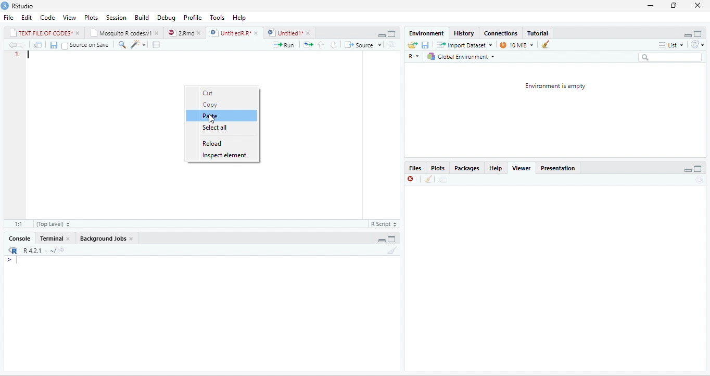 This screenshot has height=376, width=710. Describe the element at coordinates (537, 32) in the screenshot. I see `Tutorial` at that location.